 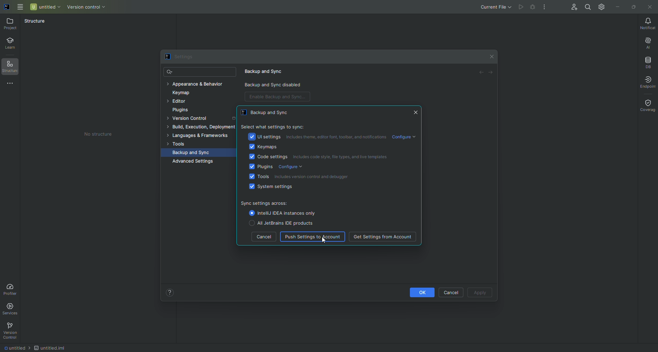 What do you see at coordinates (416, 112) in the screenshot?
I see `Close` at bounding box center [416, 112].